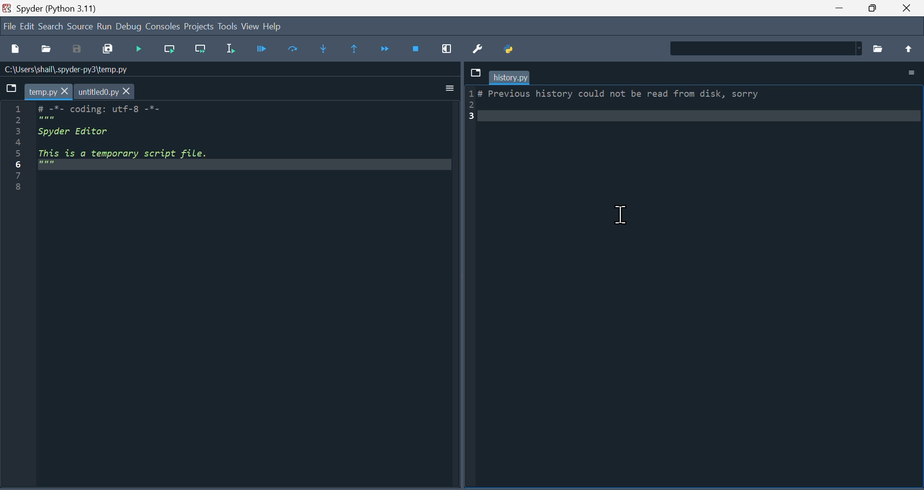 The width and height of the screenshot is (924, 490). What do you see at coordinates (232, 48) in the screenshot?
I see `Run selection` at bounding box center [232, 48].